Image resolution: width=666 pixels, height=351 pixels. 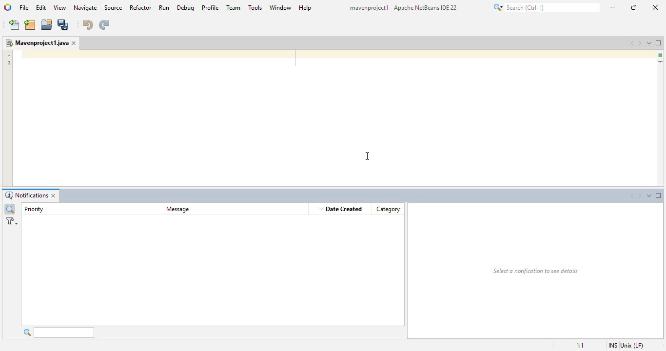 What do you see at coordinates (86, 7) in the screenshot?
I see `navigate` at bounding box center [86, 7].